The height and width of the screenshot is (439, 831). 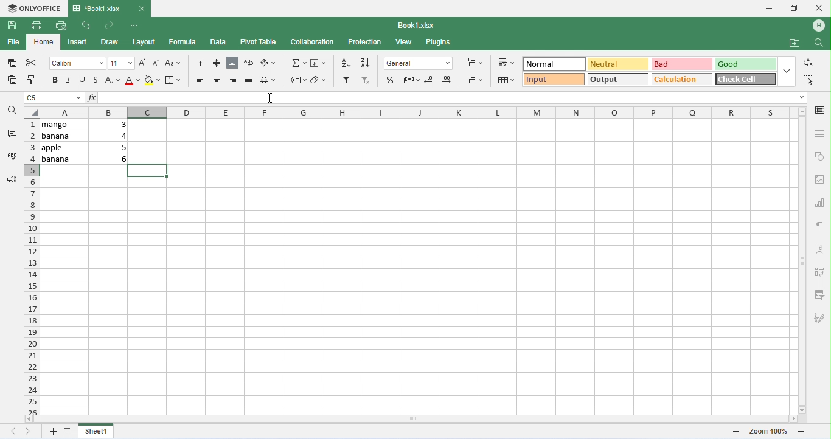 What do you see at coordinates (121, 63) in the screenshot?
I see `font size` at bounding box center [121, 63].